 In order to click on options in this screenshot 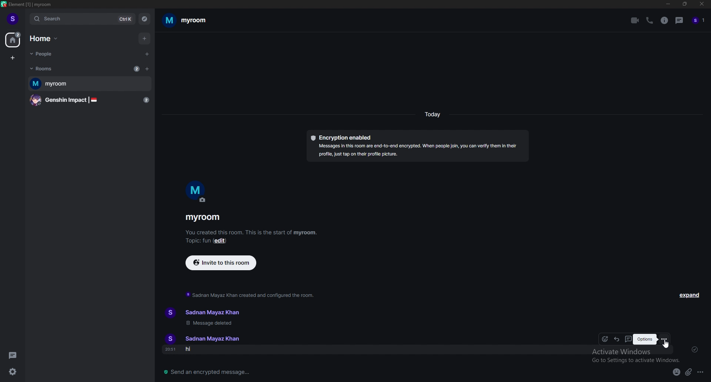, I will do `click(701, 372)`.